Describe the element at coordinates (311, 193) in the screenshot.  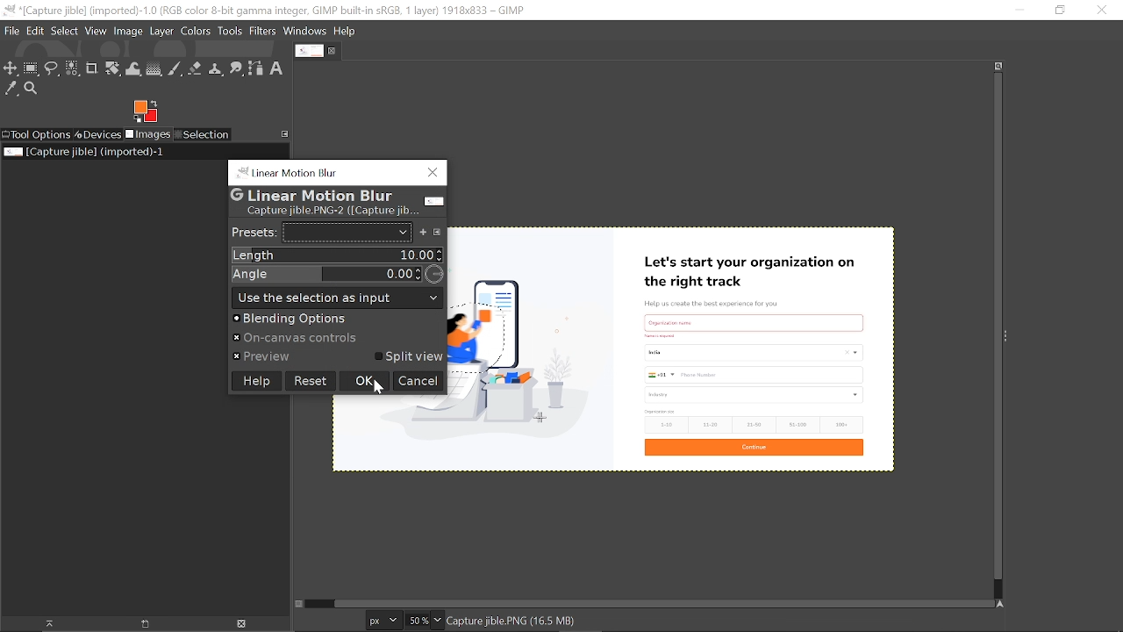
I see `G Linear Motion Blur` at that location.